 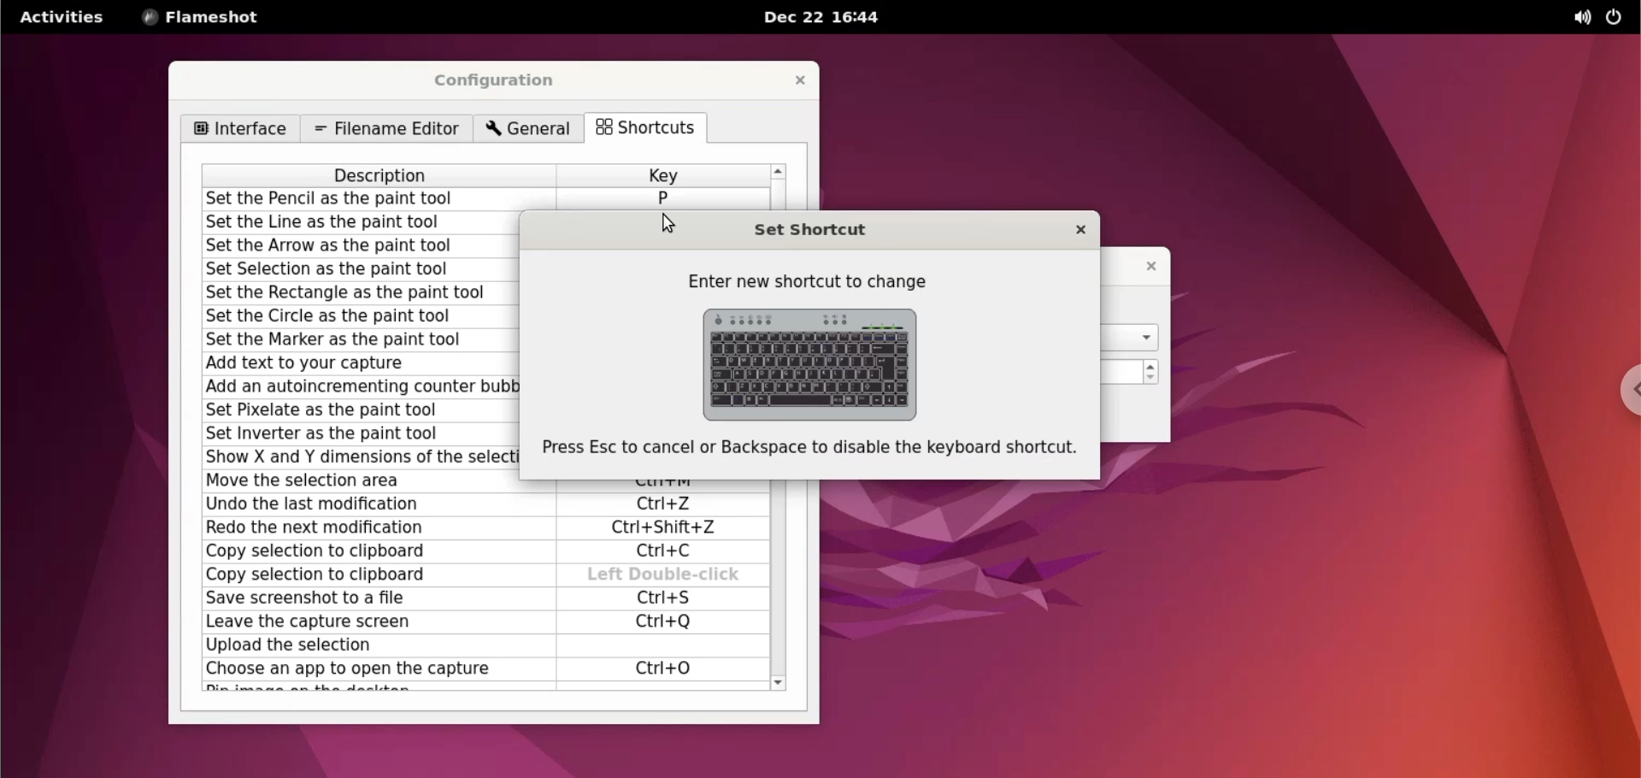 What do you see at coordinates (382, 200) in the screenshot?
I see `set the pencil as the paint tool` at bounding box center [382, 200].